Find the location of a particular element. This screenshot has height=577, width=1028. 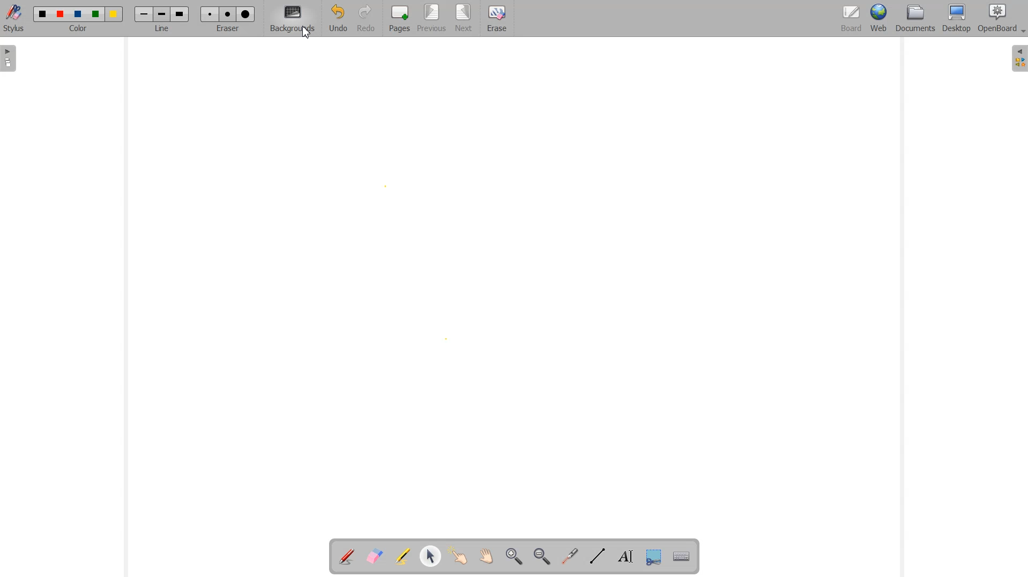

Erase Annotation is located at coordinates (376, 557).